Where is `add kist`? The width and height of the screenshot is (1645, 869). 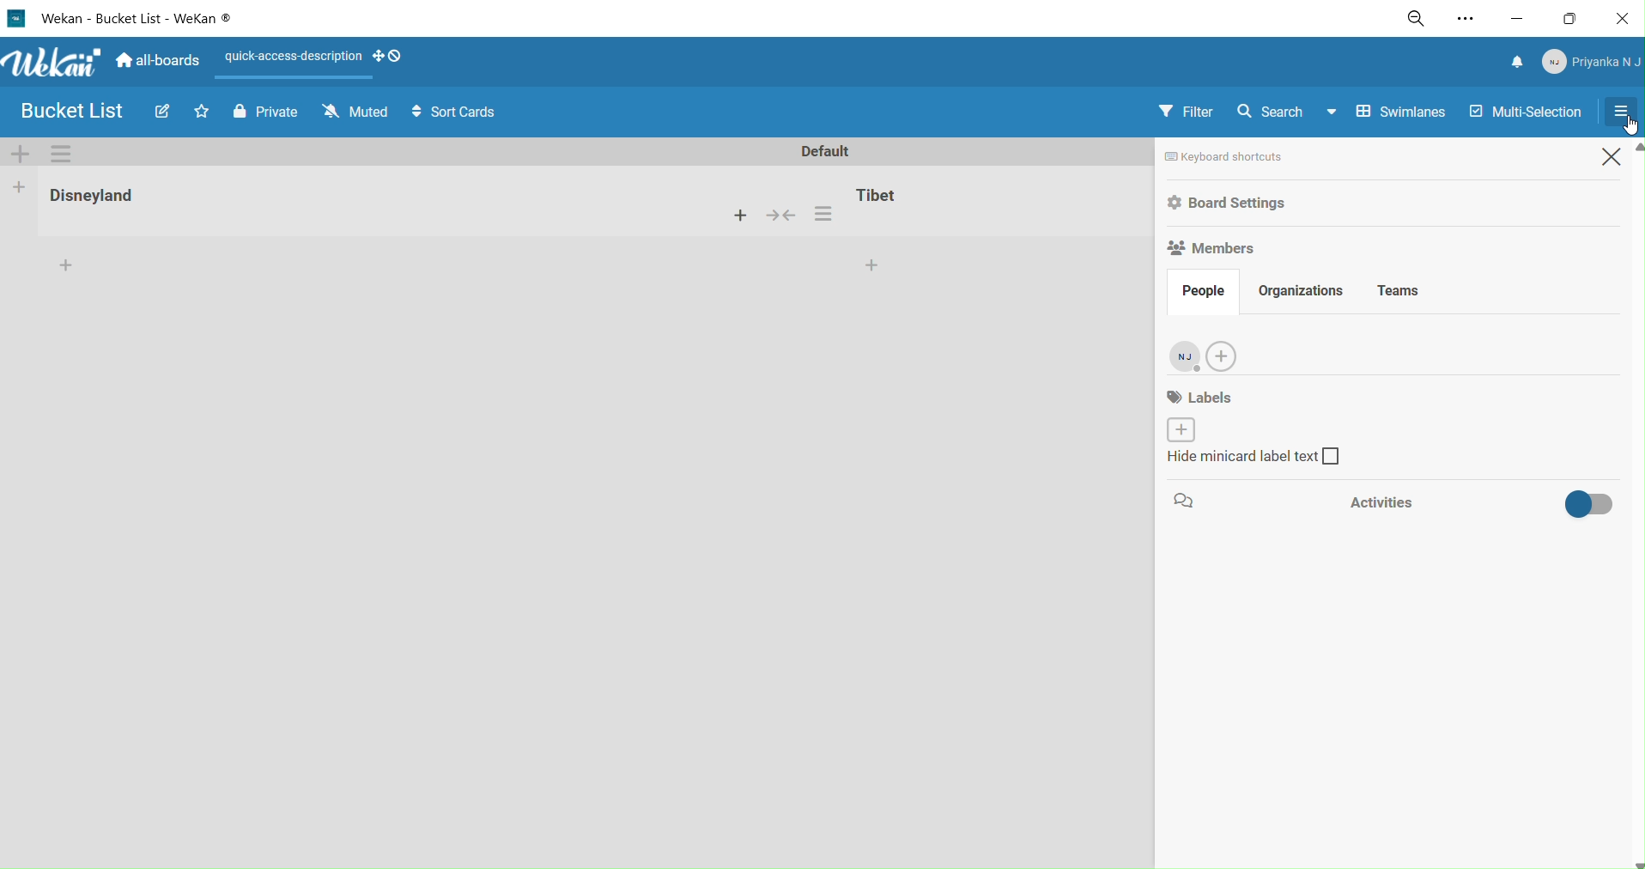
add kist is located at coordinates (19, 187).